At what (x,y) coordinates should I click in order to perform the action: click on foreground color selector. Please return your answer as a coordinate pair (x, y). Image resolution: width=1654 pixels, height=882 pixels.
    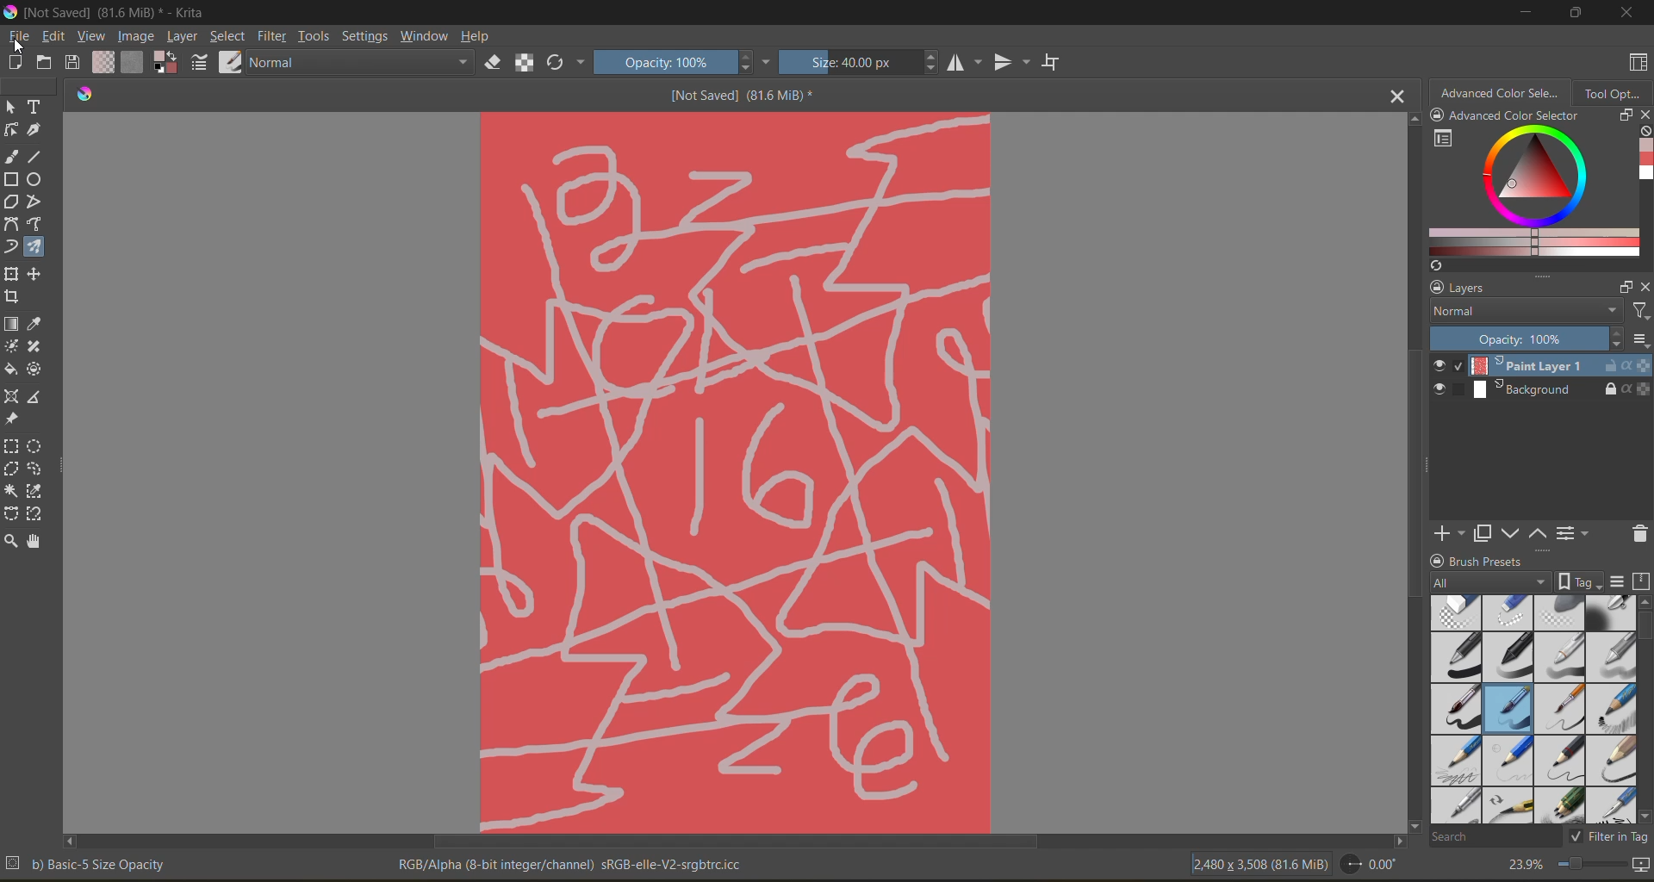
    Looking at the image, I should click on (164, 65).